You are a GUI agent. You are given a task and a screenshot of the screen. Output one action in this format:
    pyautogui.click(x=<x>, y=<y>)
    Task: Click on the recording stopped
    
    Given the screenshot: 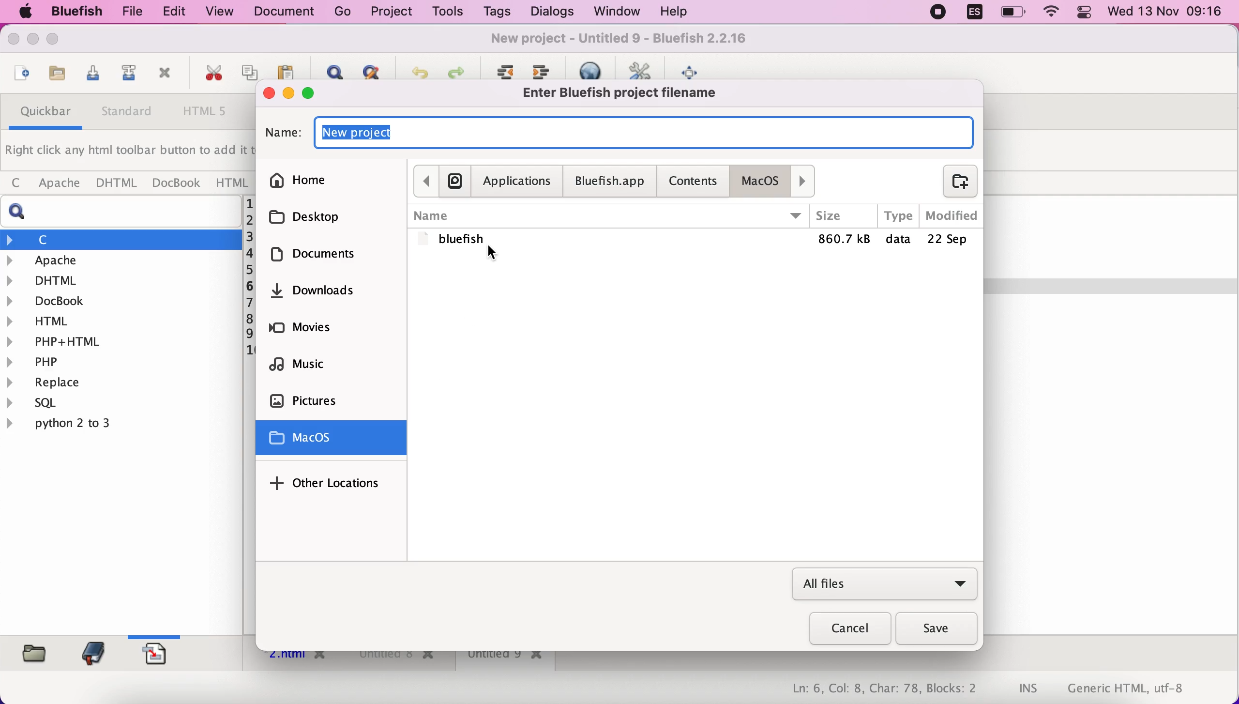 What is the action you would take?
    pyautogui.click(x=936, y=13)
    